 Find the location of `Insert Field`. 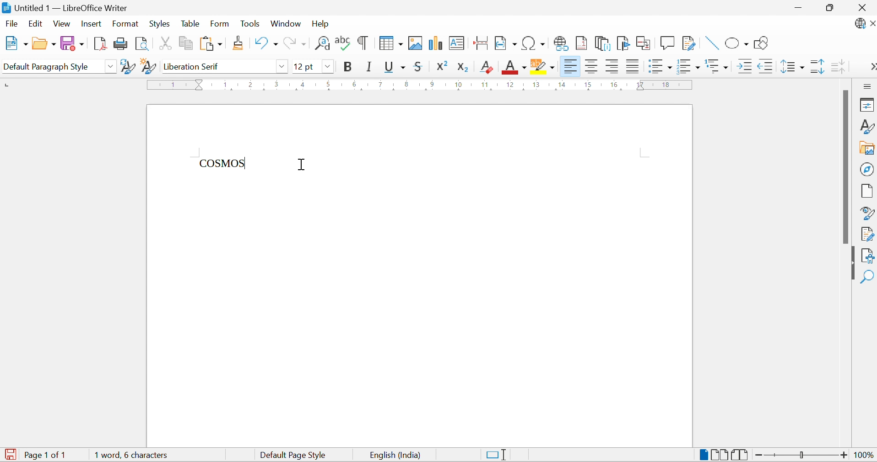

Insert Field is located at coordinates (505, 43).